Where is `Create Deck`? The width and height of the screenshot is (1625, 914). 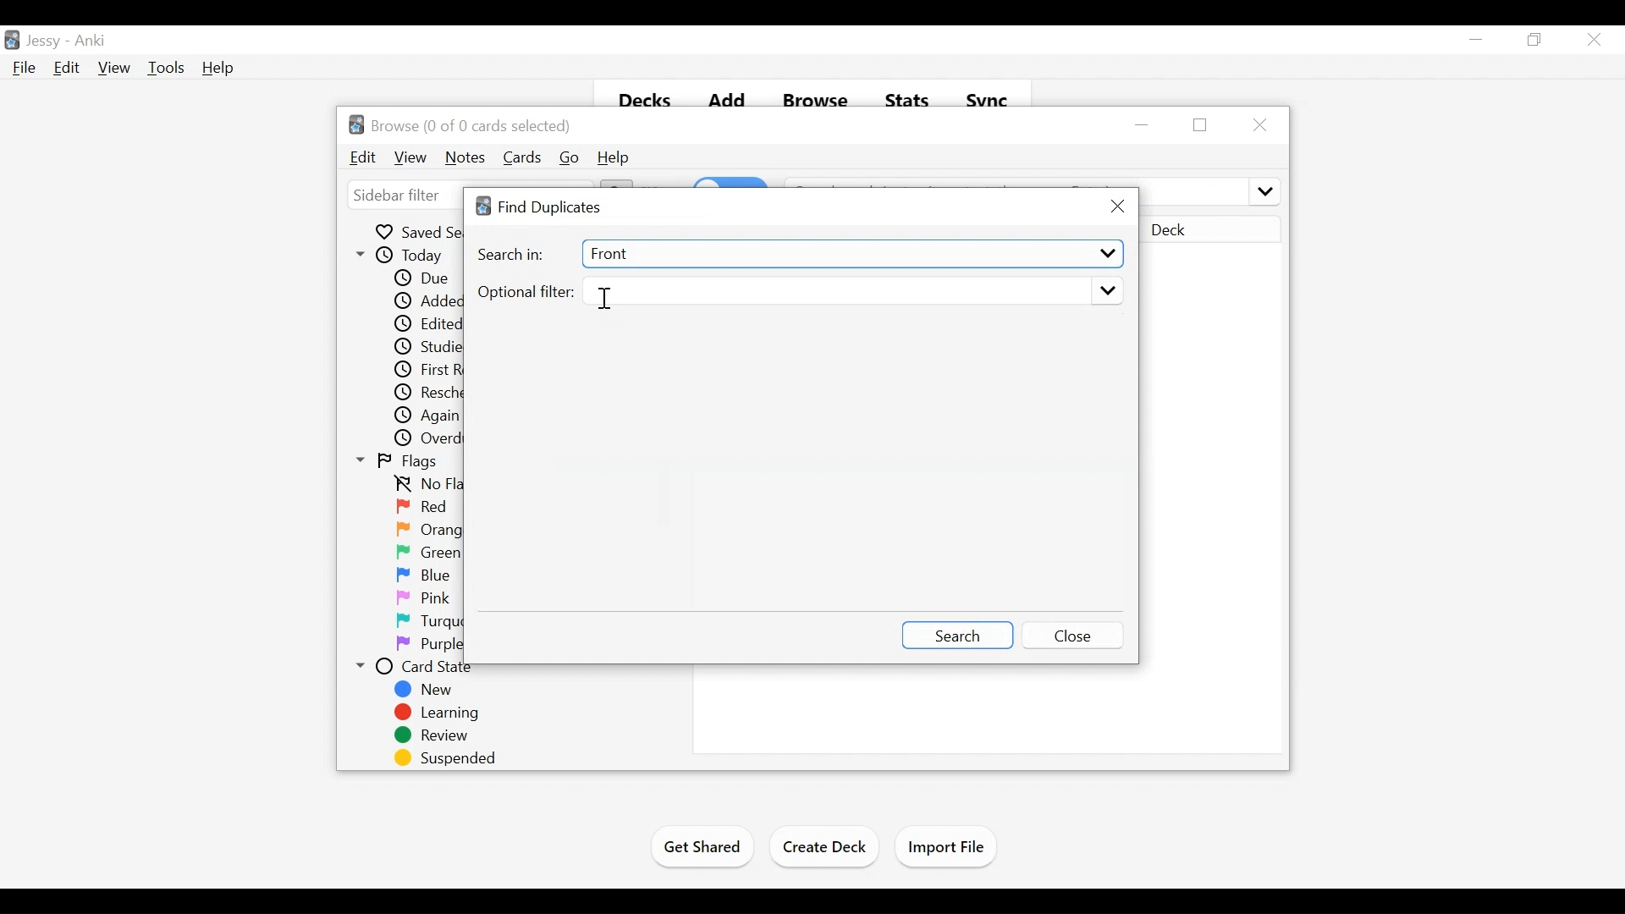 Create Deck is located at coordinates (824, 850).